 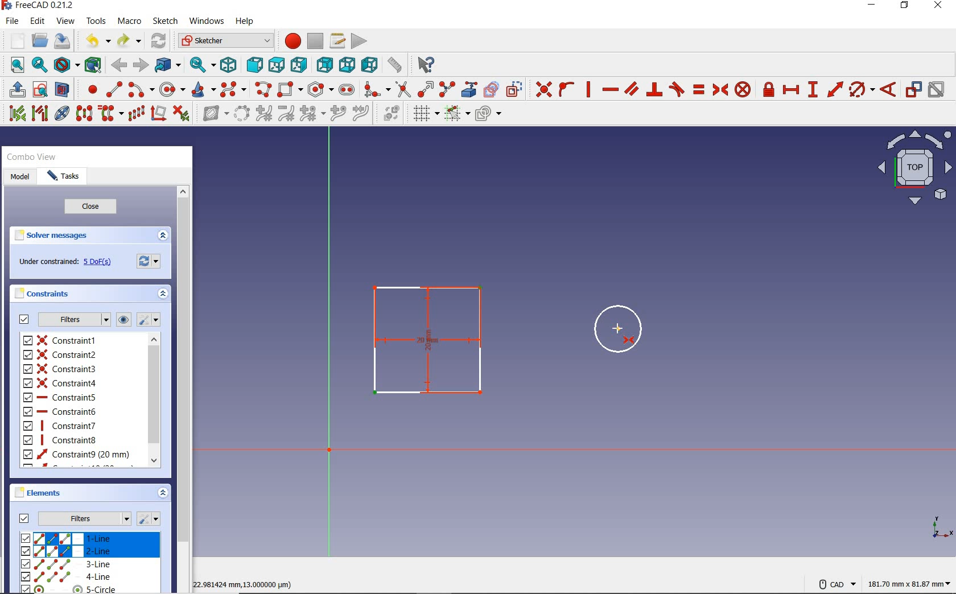 I want to click on execute macro, so click(x=359, y=42).